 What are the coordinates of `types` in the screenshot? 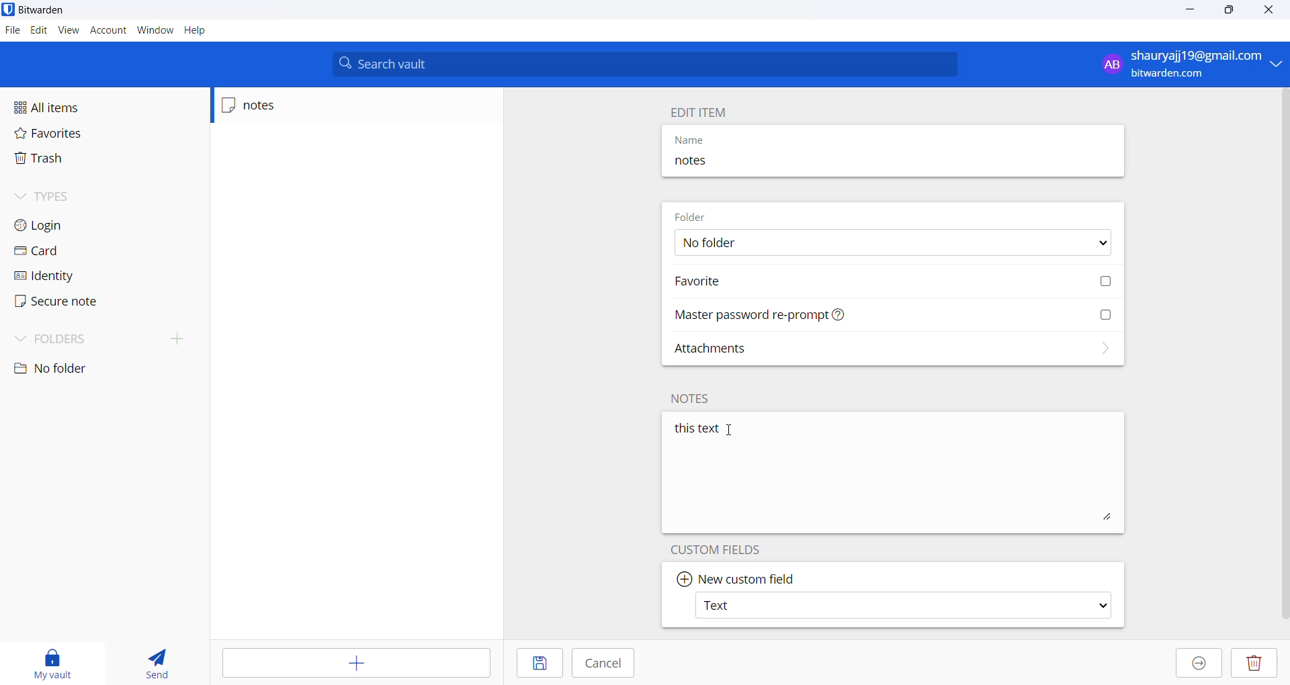 It's located at (61, 196).